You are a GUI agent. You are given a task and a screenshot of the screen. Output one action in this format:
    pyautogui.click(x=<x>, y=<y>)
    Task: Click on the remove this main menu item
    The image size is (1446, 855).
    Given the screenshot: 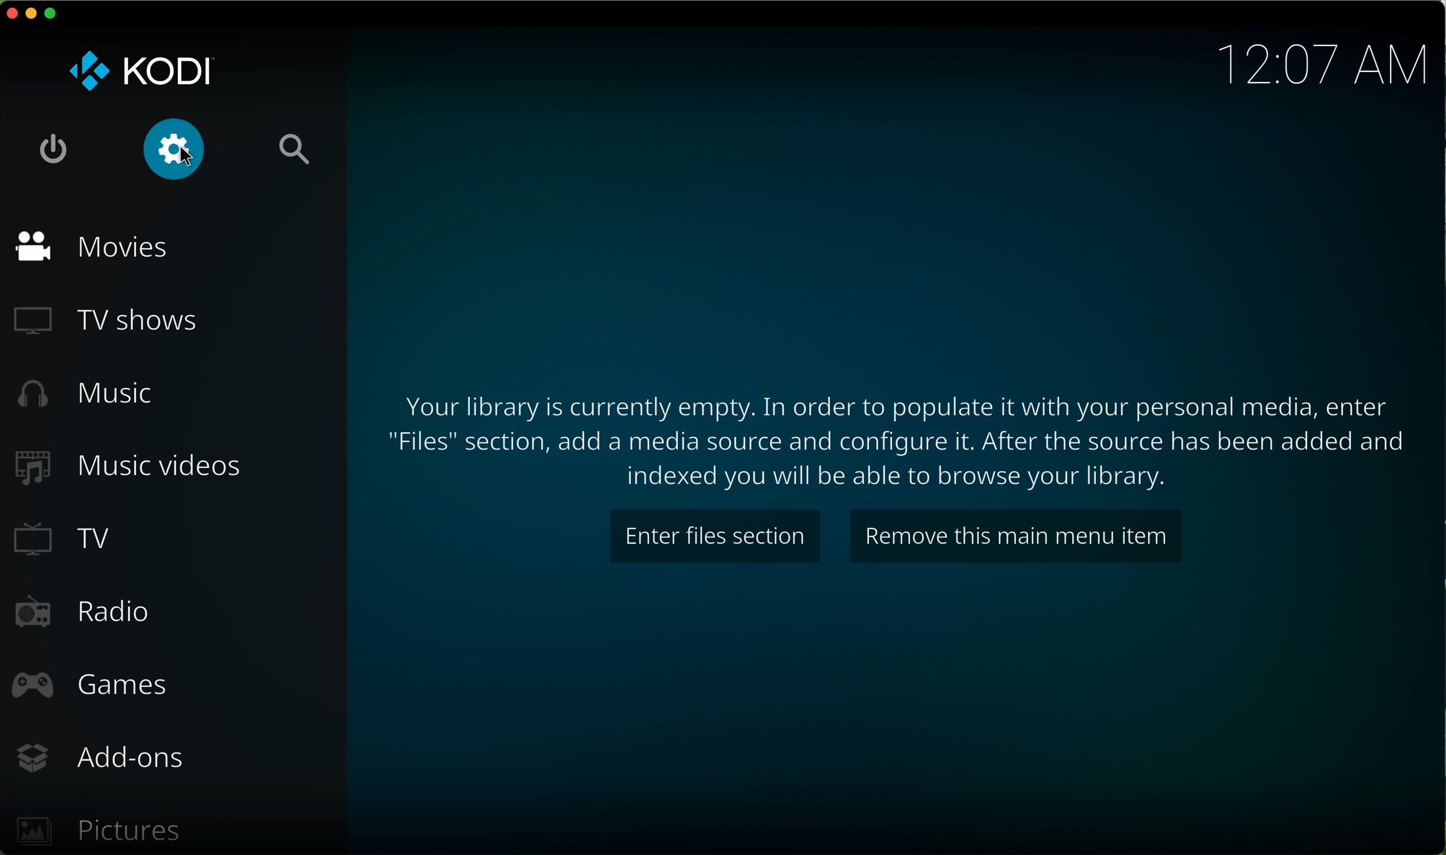 What is the action you would take?
    pyautogui.click(x=1016, y=538)
    